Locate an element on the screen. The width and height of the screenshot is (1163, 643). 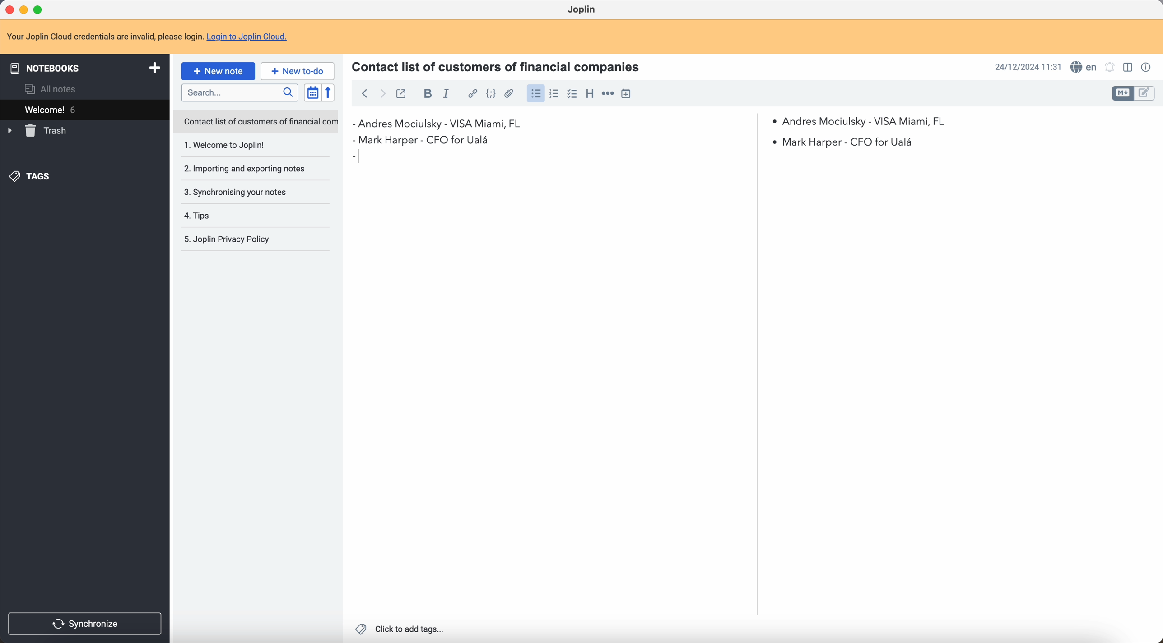
tags is located at coordinates (32, 177).